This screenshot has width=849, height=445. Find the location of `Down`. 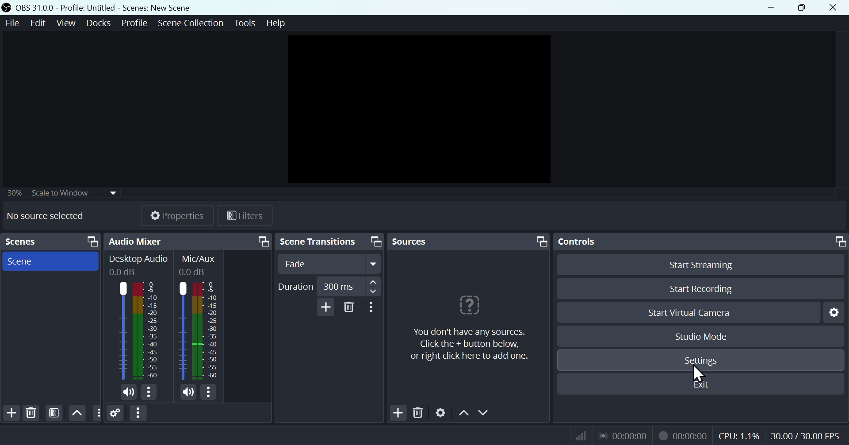

Down is located at coordinates (482, 412).